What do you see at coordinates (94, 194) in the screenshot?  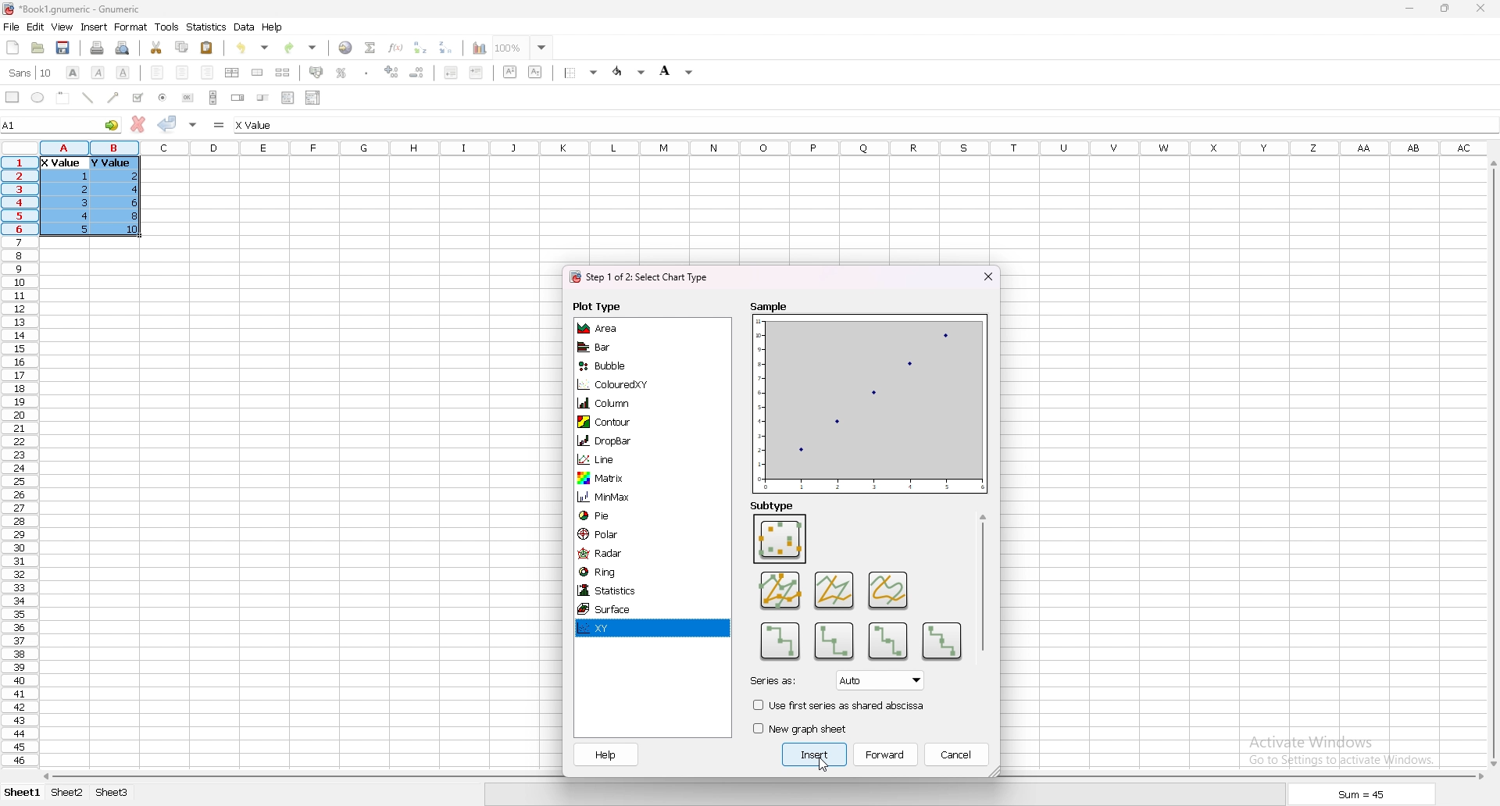 I see `data` at bounding box center [94, 194].